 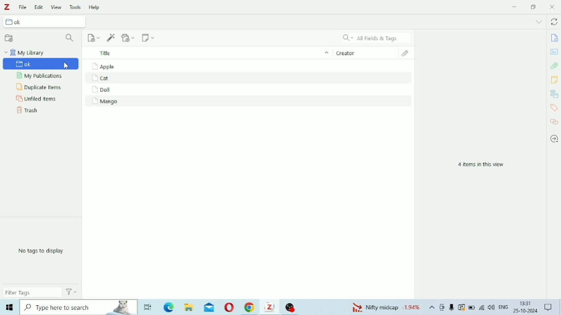 What do you see at coordinates (452, 307) in the screenshot?
I see `Mic` at bounding box center [452, 307].